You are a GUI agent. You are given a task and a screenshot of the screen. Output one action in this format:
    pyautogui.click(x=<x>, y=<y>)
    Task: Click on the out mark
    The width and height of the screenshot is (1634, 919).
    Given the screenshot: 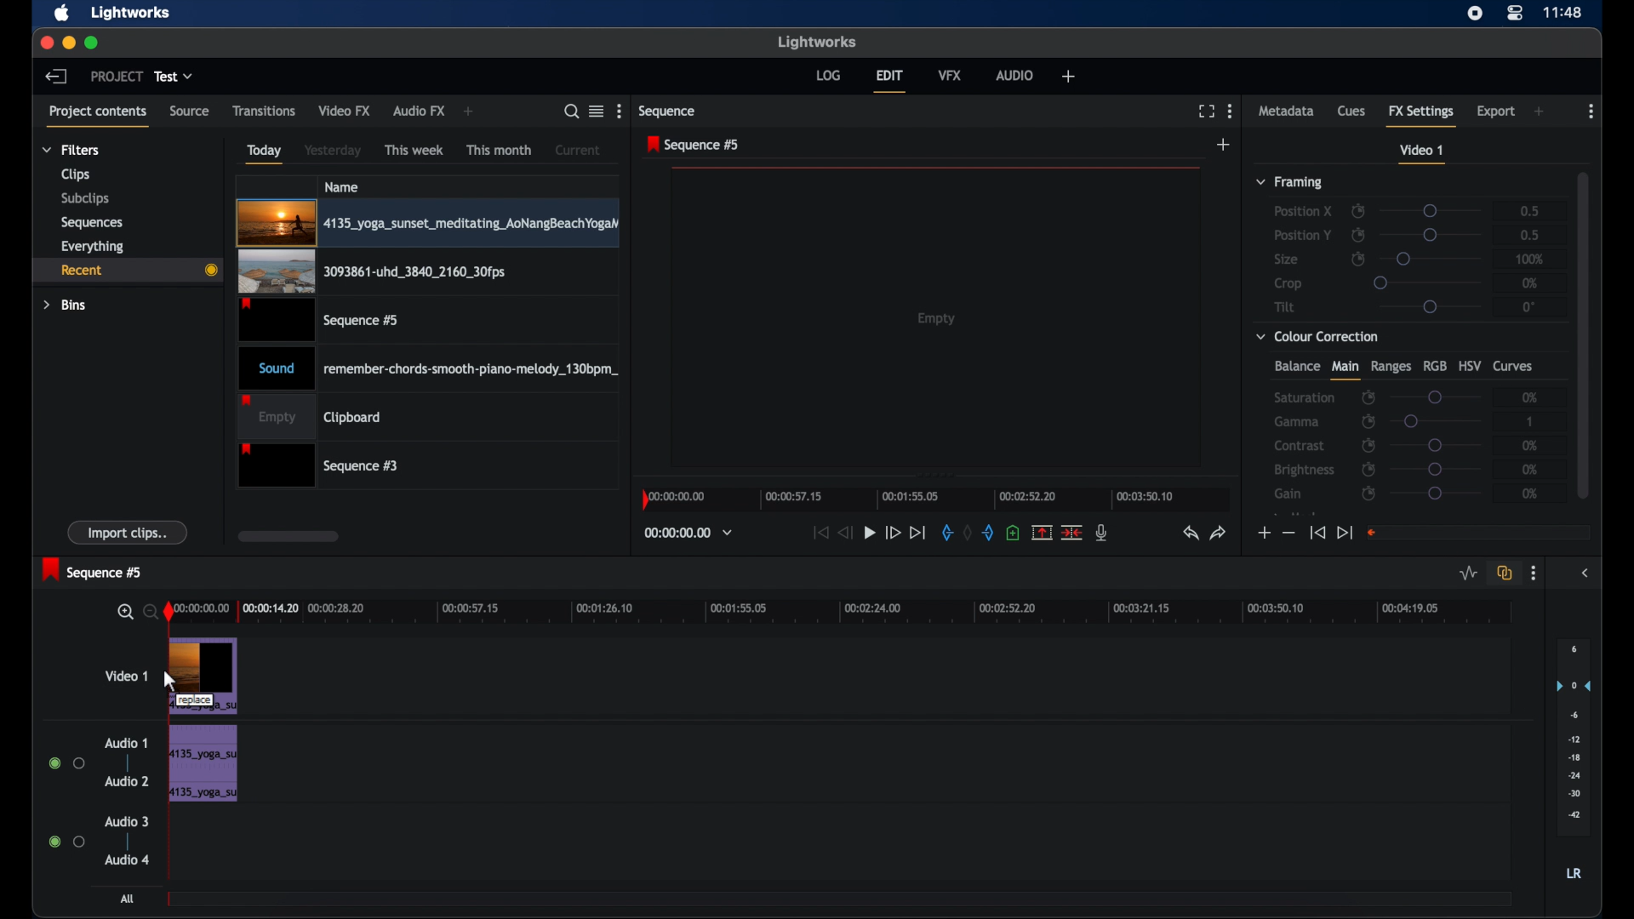 What is the action you would take?
    pyautogui.click(x=989, y=532)
    